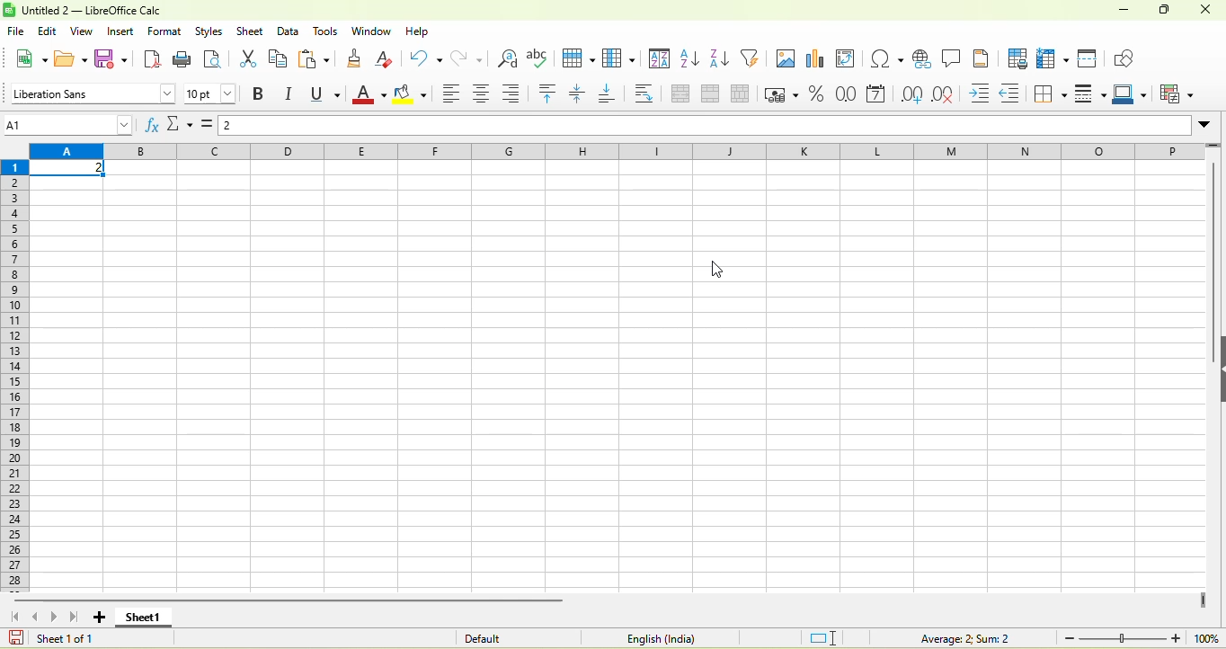  I want to click on sheet 1, so click(147, 617).